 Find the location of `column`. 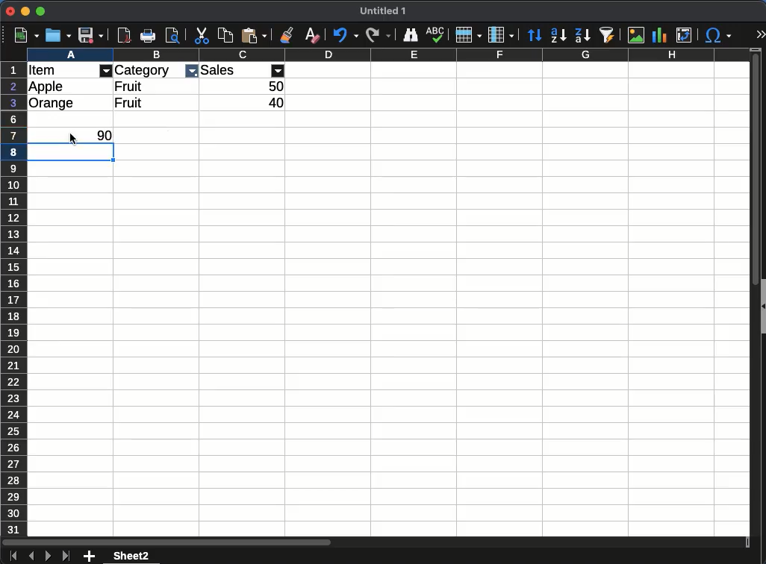

column is located at coordinates (387, 55).